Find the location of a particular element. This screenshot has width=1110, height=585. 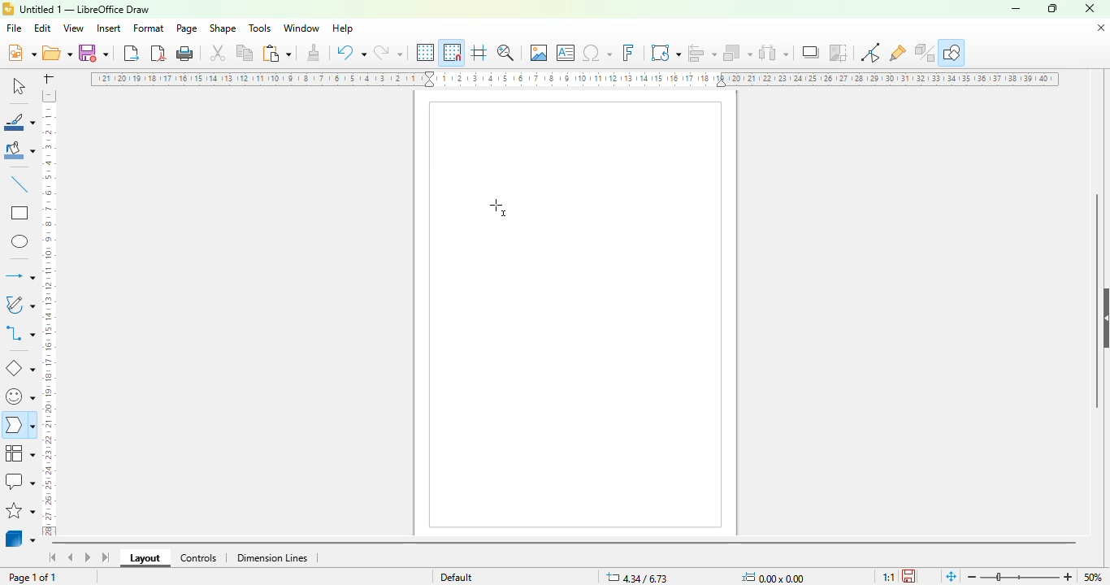

export is located at coordinates (132, 53).